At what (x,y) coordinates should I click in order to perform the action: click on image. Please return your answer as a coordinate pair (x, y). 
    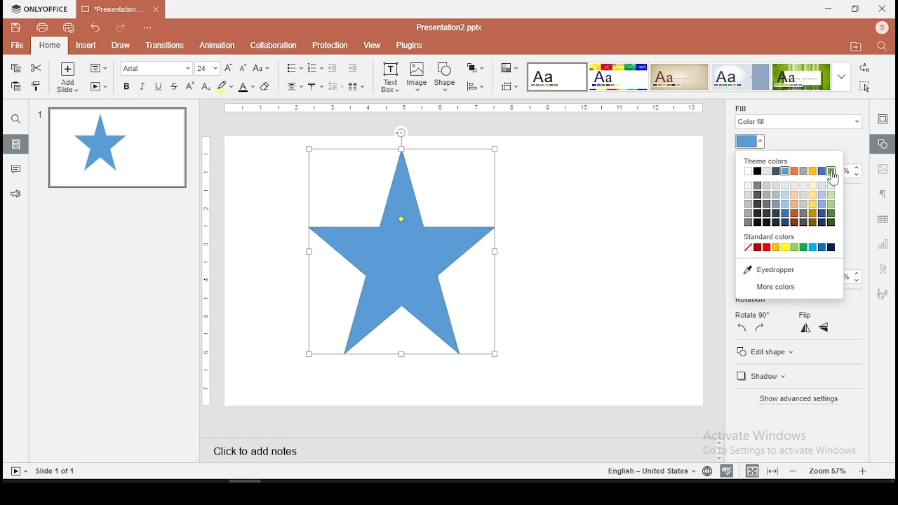
    Looking at the image, I should click on (417, 76).